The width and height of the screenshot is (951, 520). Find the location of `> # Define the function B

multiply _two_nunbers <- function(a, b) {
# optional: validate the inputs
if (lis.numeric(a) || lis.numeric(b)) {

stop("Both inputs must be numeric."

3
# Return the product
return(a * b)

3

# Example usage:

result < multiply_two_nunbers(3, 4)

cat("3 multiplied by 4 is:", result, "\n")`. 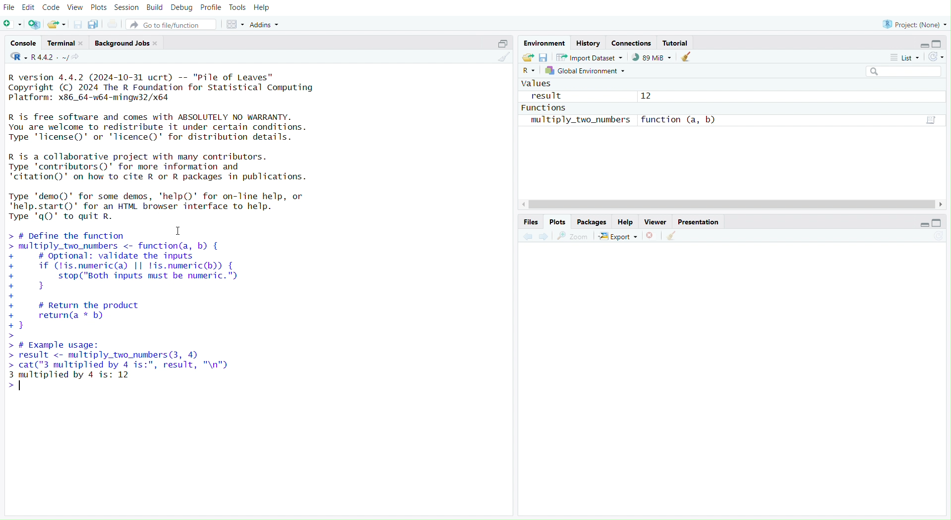

> # Define the function B

multiply _two_nunbers <- function(a, b) {
# optional: validate the inputs
if (lis.numeric(a) || lis.numeric(b)) {

stop("Both inputs must be numeric."

3
# Return the product
return(a * b)

3

# Example usage:

result < multiply_two_nunbers(3, 4)

cat("3 multiplied by 4 is:", result, "\n") is located at coordinates (256, 308).